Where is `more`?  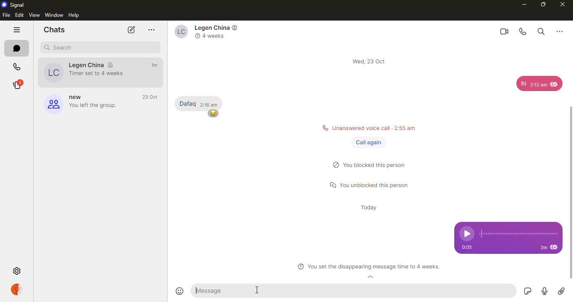
more is located at coordinates (152, 30).